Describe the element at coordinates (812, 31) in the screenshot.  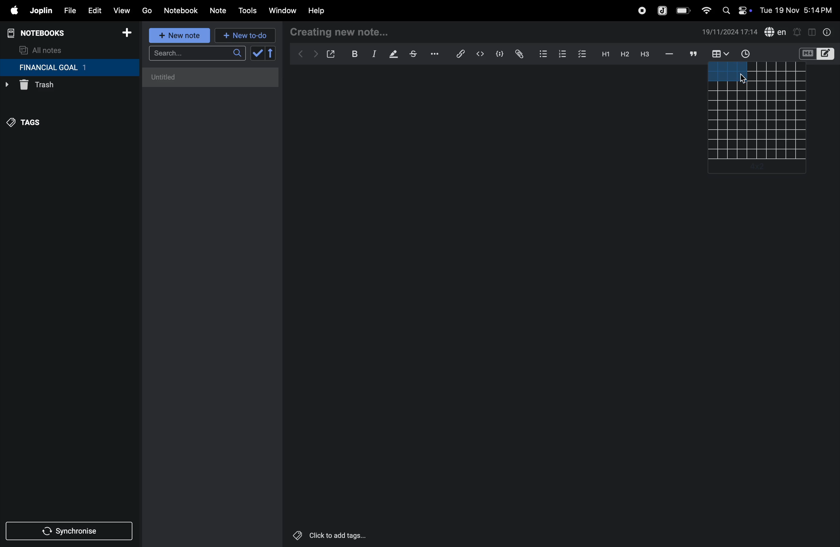
I see `toggle editor` at that location.